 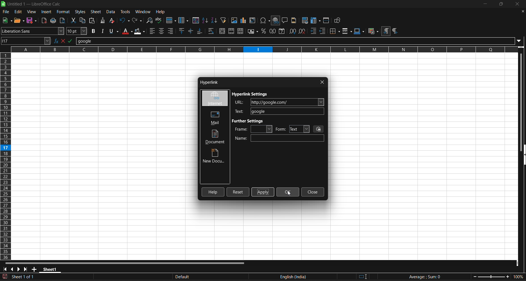 I want to click on clone formating, so click(x=102, y=21).